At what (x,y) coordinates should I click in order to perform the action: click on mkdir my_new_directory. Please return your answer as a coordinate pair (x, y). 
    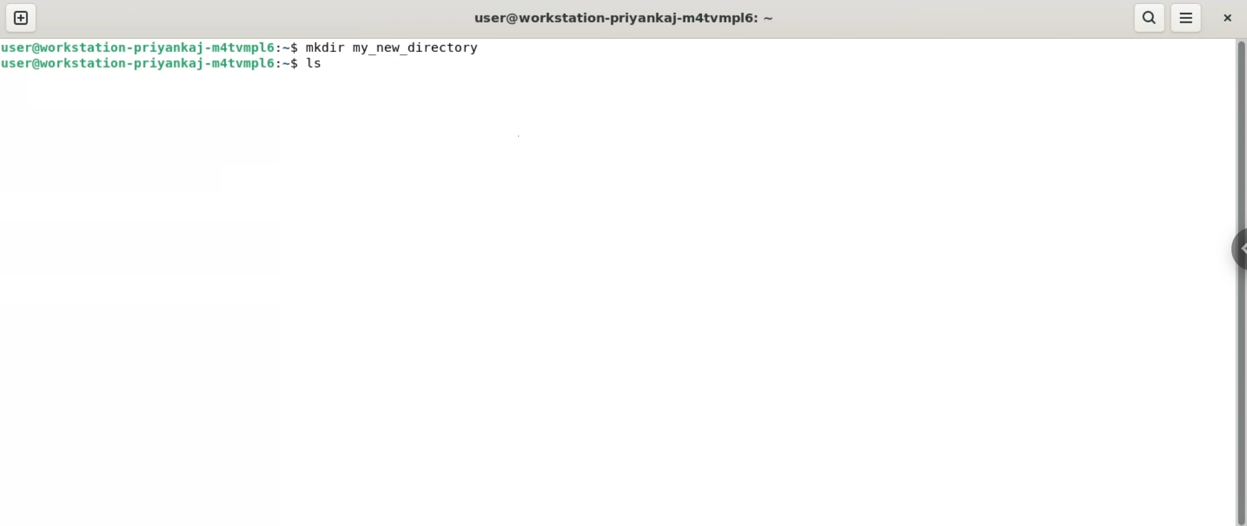
    Looking at the image, I should click on (399, 47).